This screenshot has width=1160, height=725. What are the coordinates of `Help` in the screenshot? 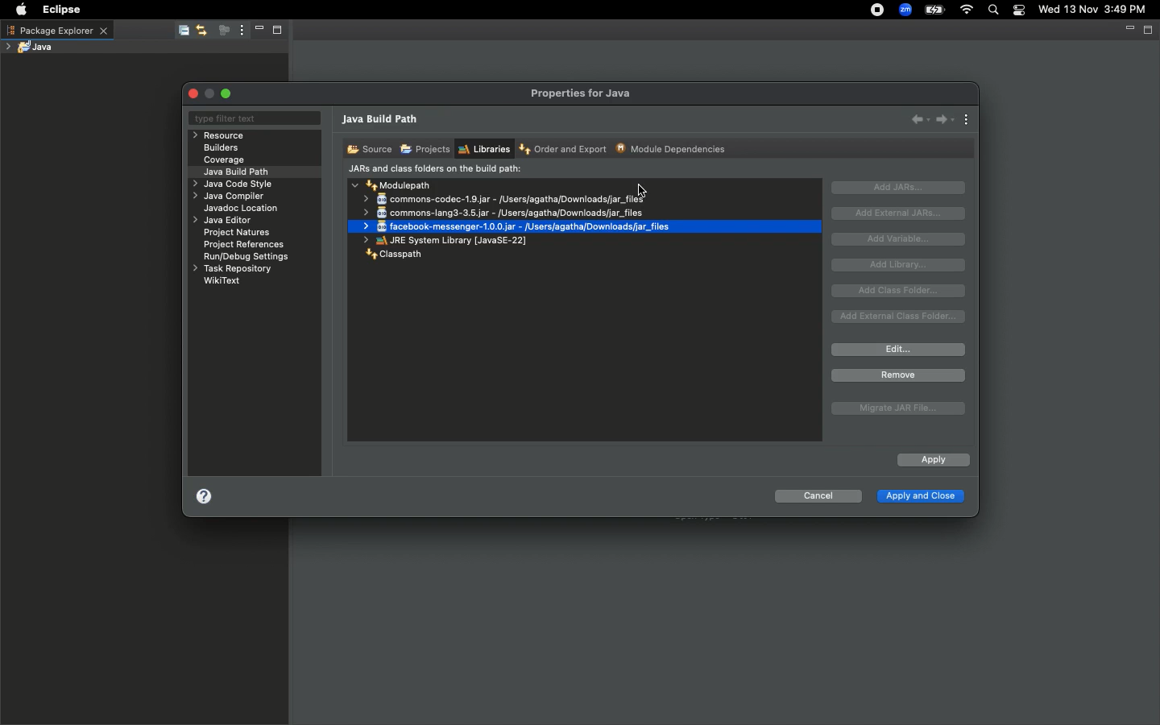 It's located at (204, 499).